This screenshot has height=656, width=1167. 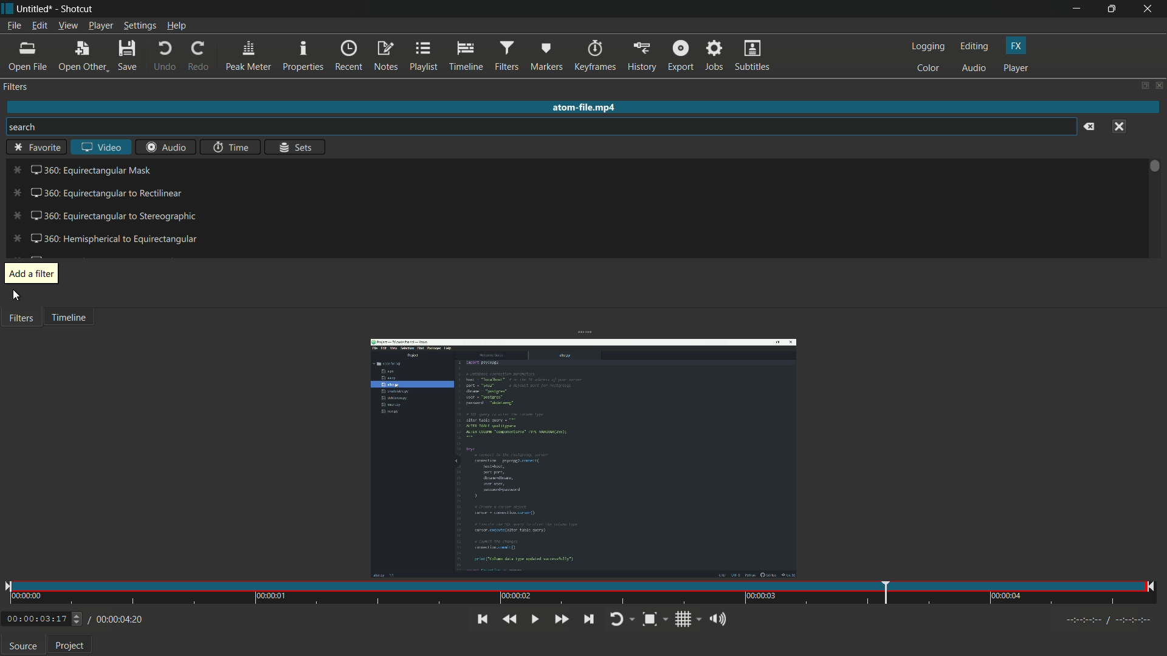 What do you see at coordinates (975, 69) in the screenshot?
I see `audio` at bounding box center [975, 69].